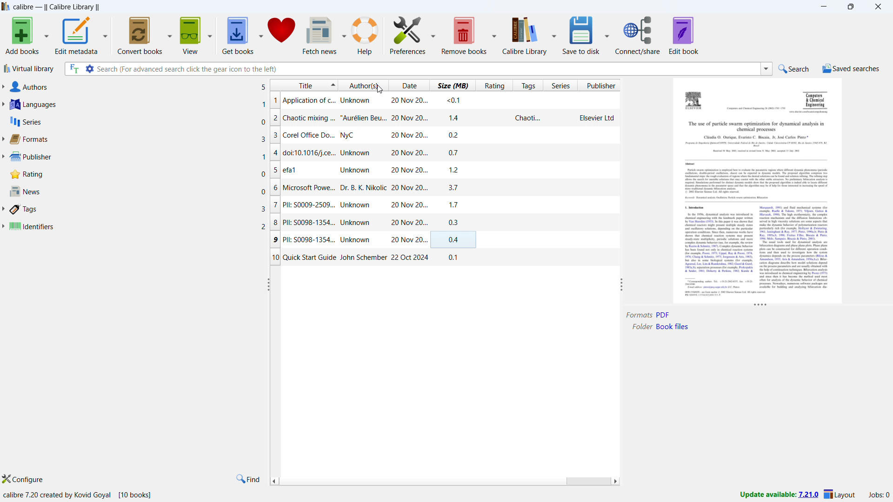 Image resolution: width=893 pixels, height=502 pixels. What do you see at coordinates (359, 152) in the screenshot?
I see `doi:10.1016/j.ce... Unknown 20 Nov 20...` at bounding box center [359, 152].